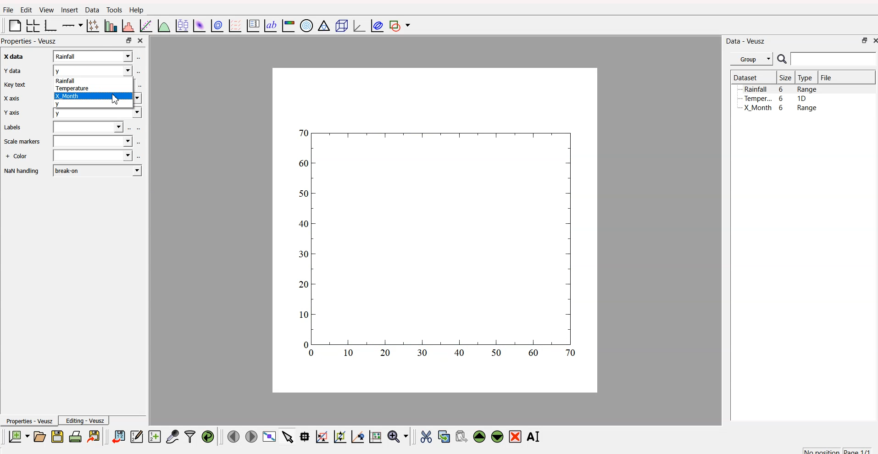  I want to click on Y data, so click(12, 72).